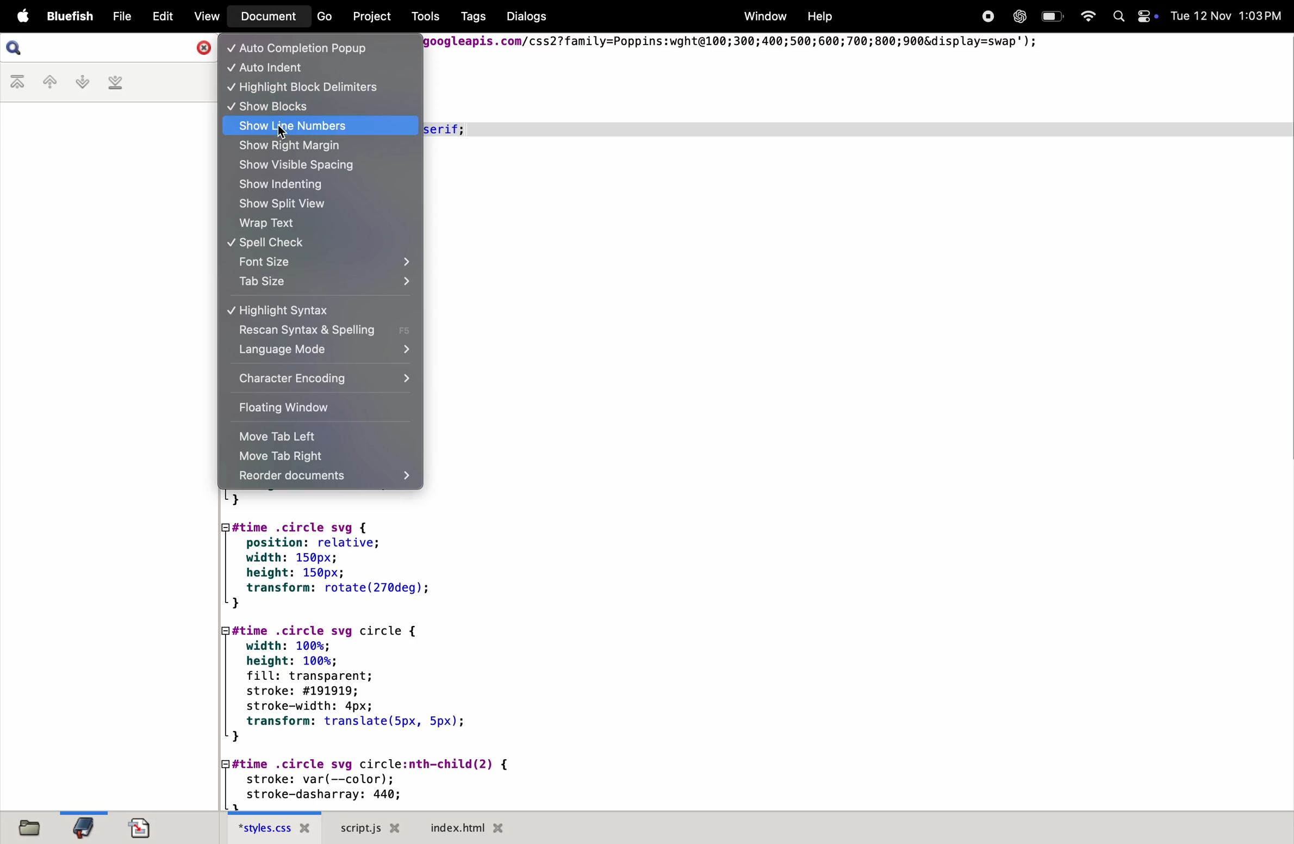  I want to click on move tab right, so click(321, 456).